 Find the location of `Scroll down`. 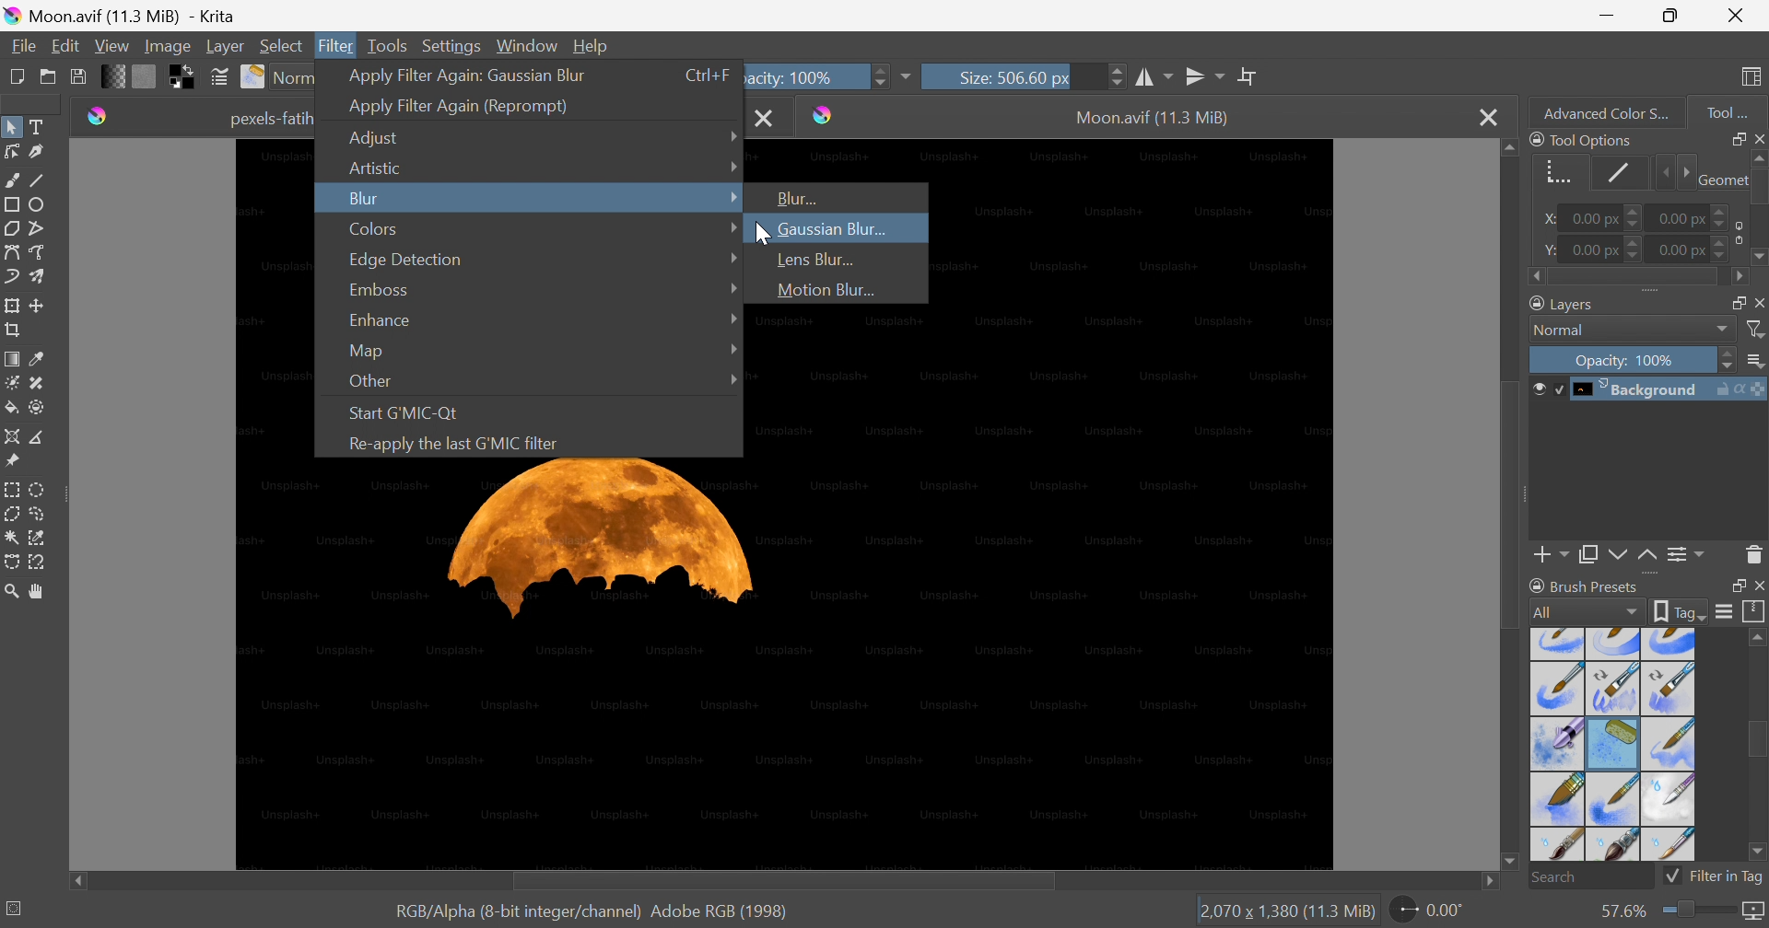

Scroll down is located at coordinates (1758, 260).